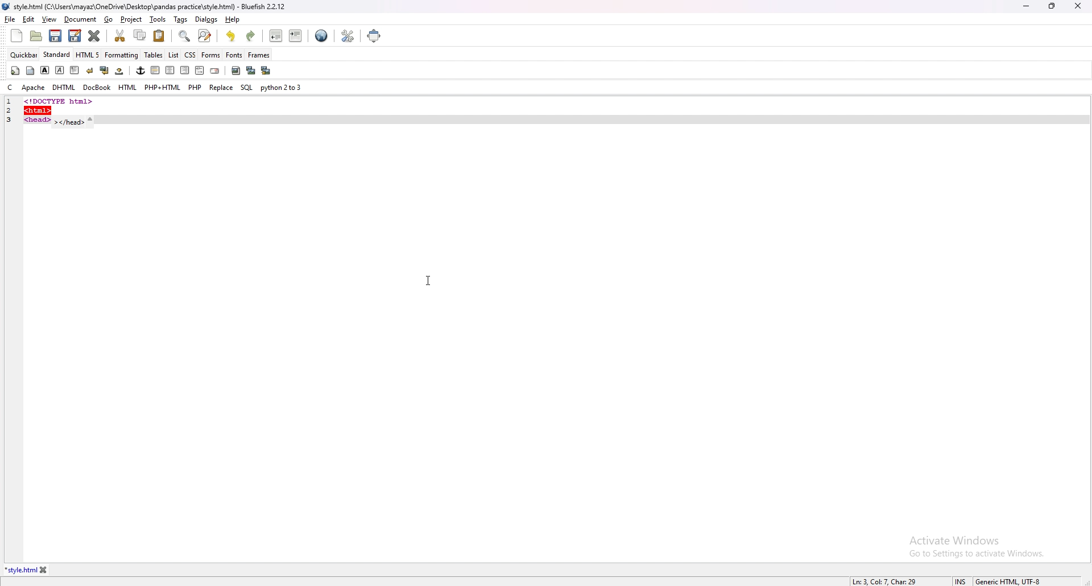 The height and width of the screenshot is (586, 1092). Describe the element at coordinates (75, 36) in the screenshot. I see `save as` at that location.